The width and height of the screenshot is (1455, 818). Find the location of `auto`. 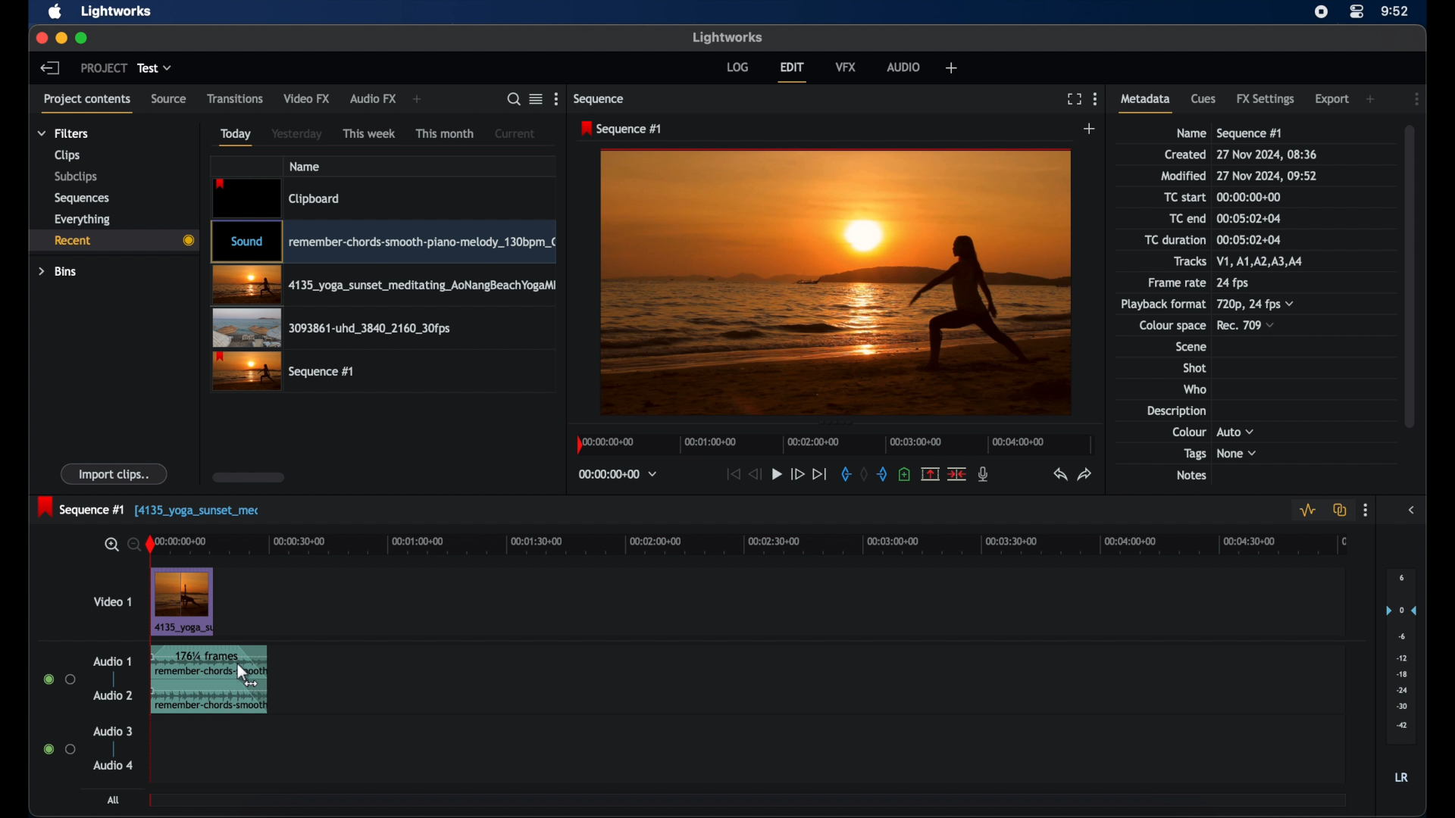

auto is located at coordinates (1236, 431).